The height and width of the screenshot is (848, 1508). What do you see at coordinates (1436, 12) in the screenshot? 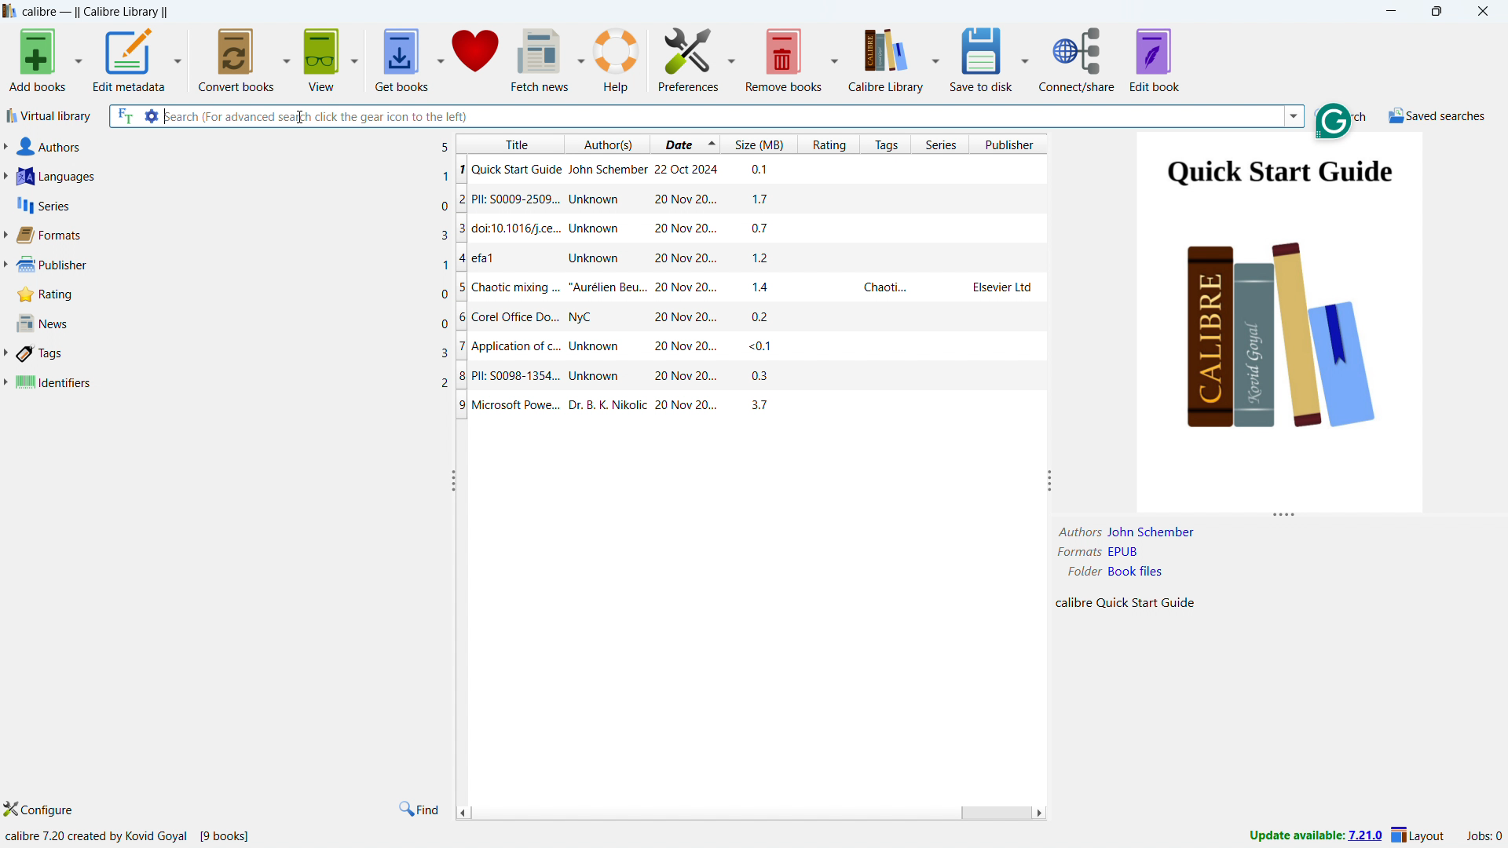
I see `maximize` at bounding box center [1436, 12].